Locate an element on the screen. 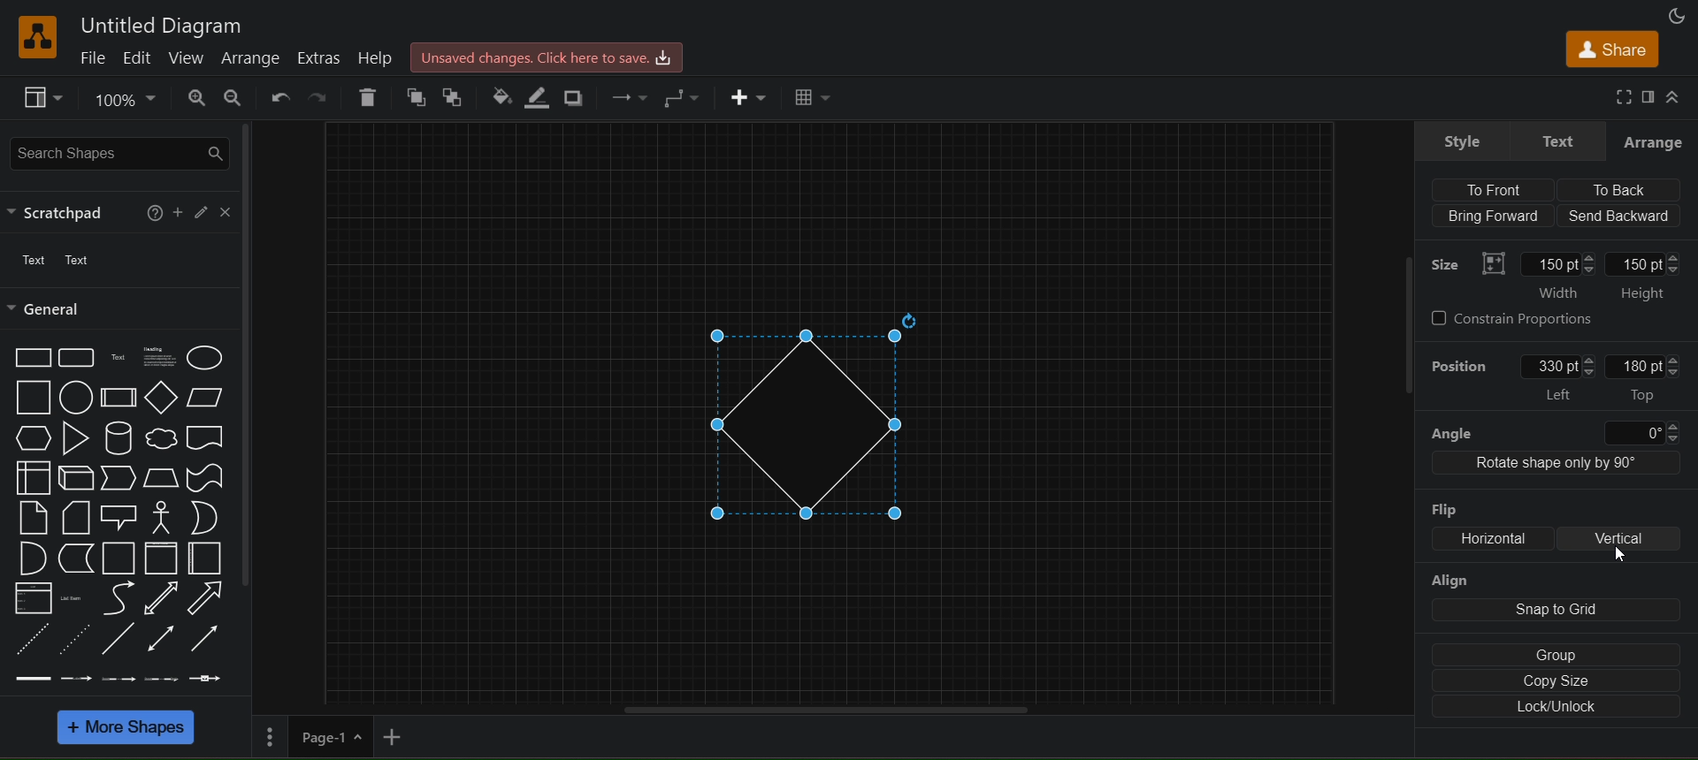 The height and width of the screenshot is (760, 1698). position is located at coordinates (1460, 362).